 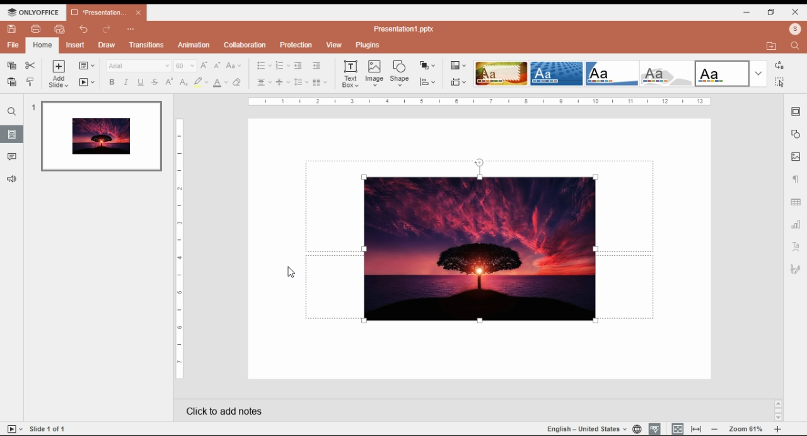 I want to click on underline, so click(x=141, y=83).